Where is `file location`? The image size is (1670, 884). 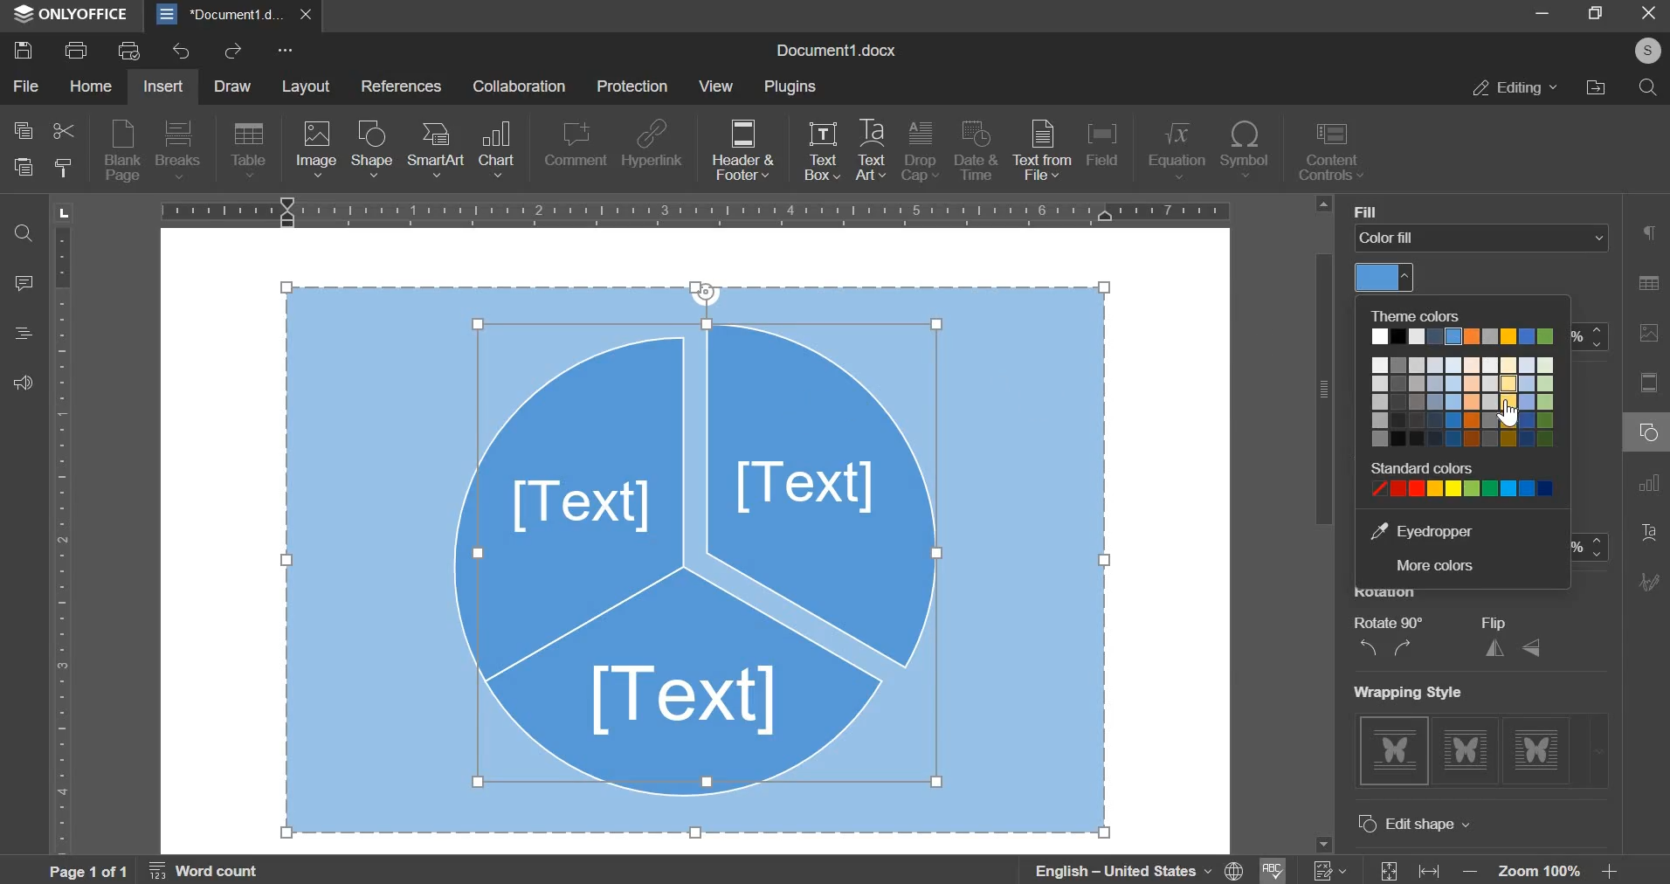 file location is located at coordinates (1596, 86).